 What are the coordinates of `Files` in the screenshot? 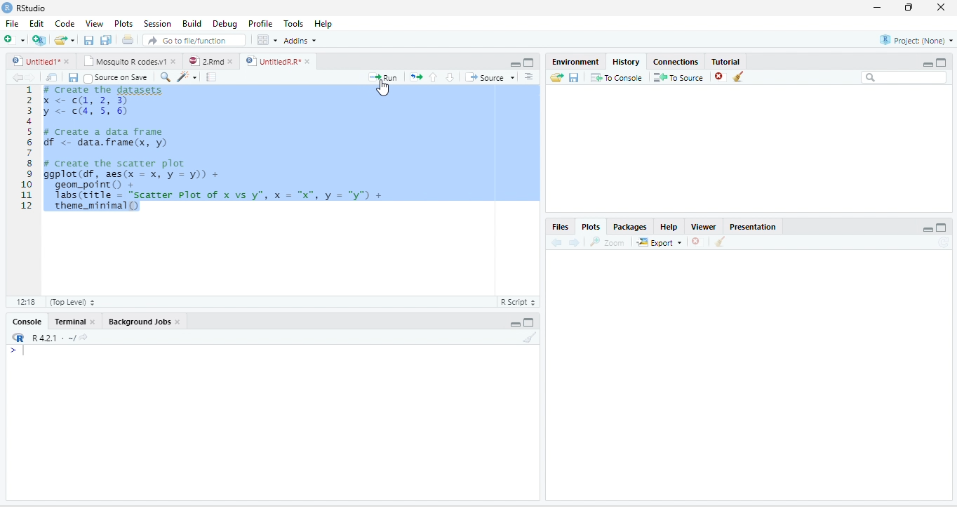 It's located at (560, 226).